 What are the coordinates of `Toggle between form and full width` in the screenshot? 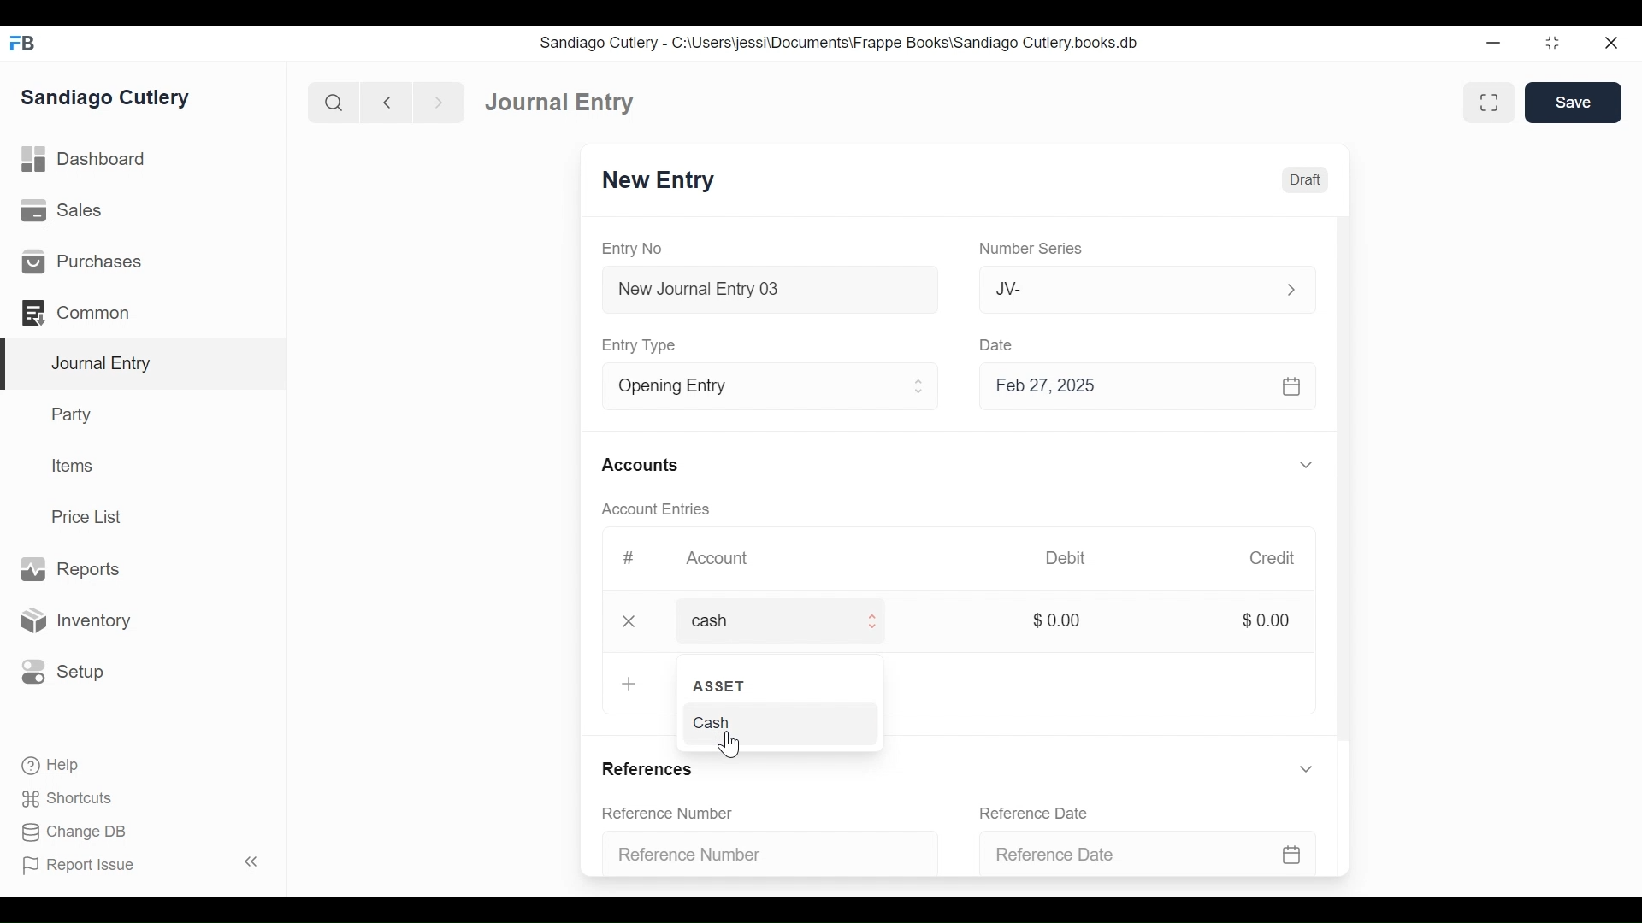 It's located at (1489, 102).